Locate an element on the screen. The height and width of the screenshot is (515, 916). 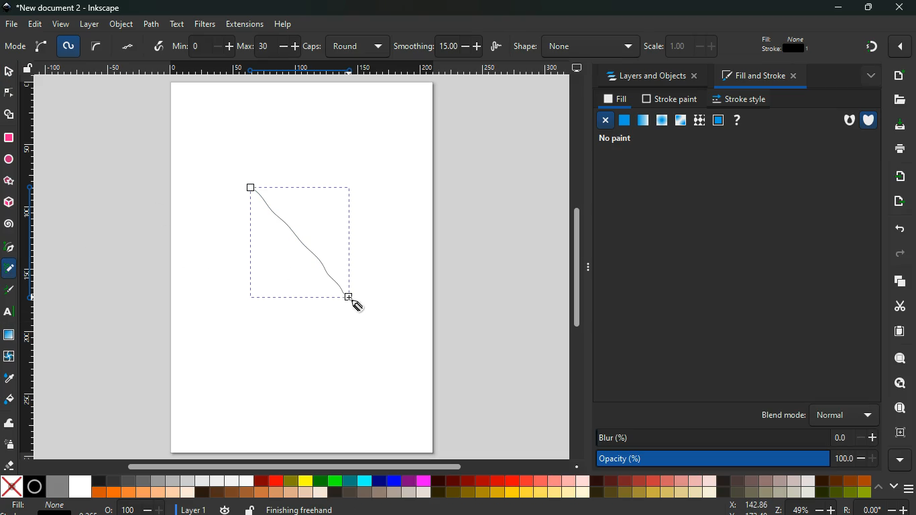
hole is located at coordinates (844, 119).